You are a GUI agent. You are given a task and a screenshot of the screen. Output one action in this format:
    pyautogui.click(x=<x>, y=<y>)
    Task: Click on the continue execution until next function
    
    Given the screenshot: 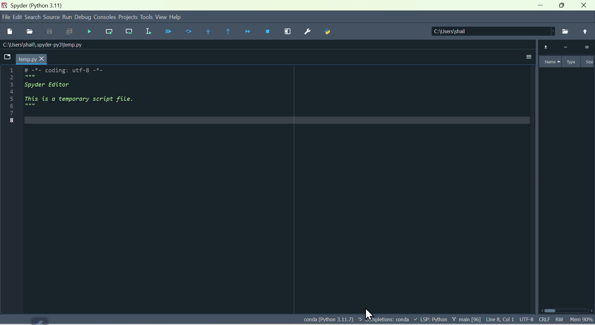 What is the action you would take?
    pyautogui.click(x=245, y=32)
    